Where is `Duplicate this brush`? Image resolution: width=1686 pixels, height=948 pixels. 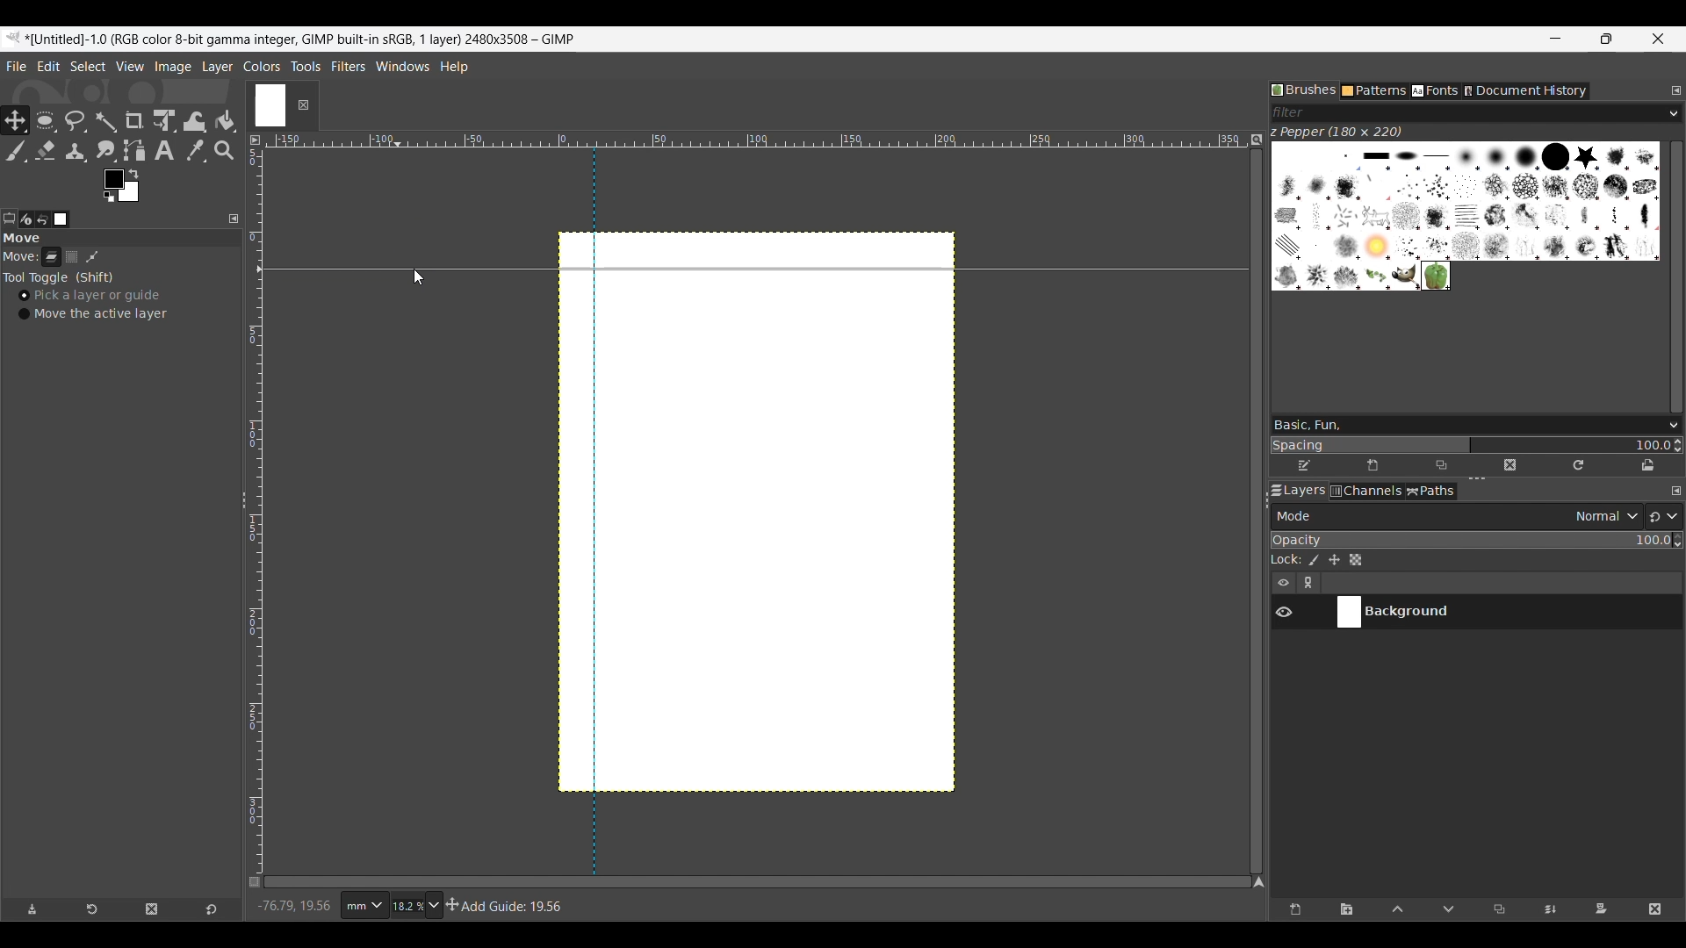
Duplicate this brush is located at coordinates (1441, 466).